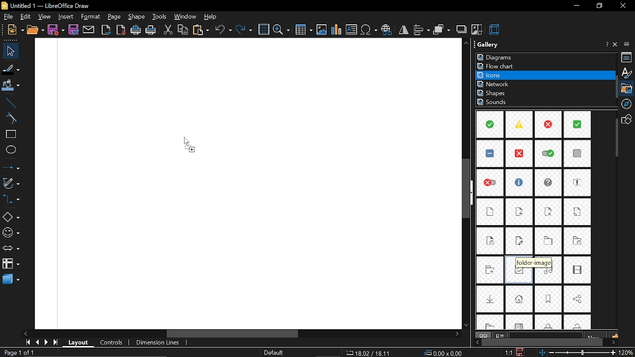 This screenshot has height=357, width=635. I want to click on Page 1 of 1, so click(20, 353).